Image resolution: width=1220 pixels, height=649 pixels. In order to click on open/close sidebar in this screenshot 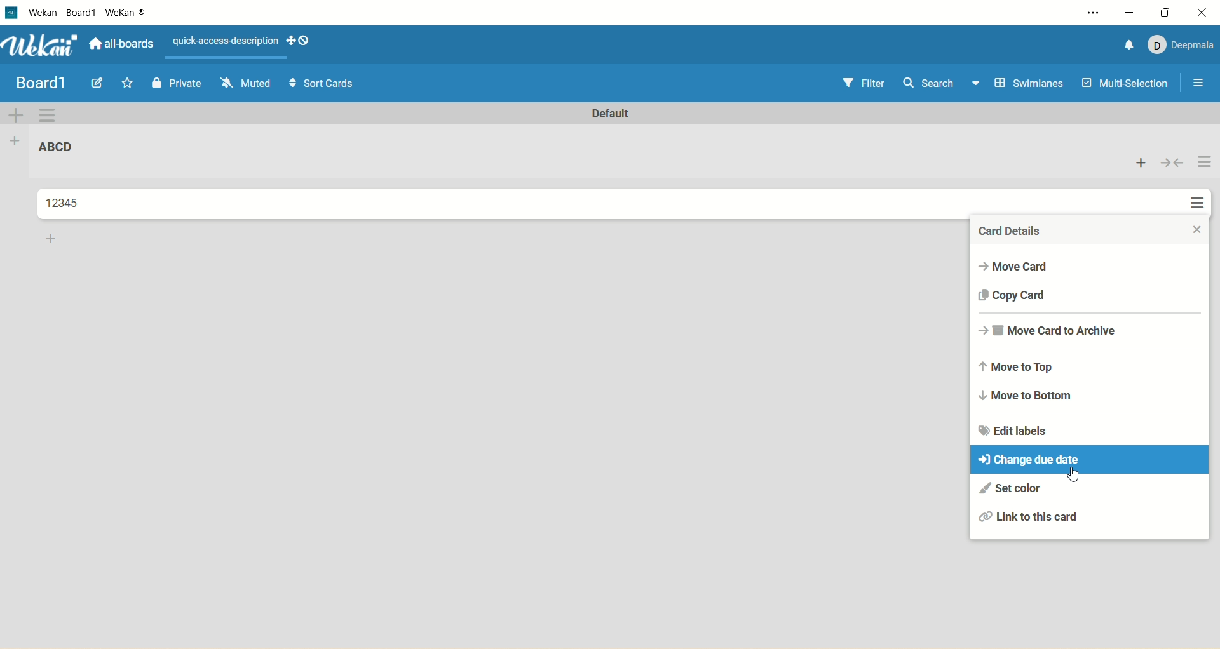, I will do `click(1200, 85)`.